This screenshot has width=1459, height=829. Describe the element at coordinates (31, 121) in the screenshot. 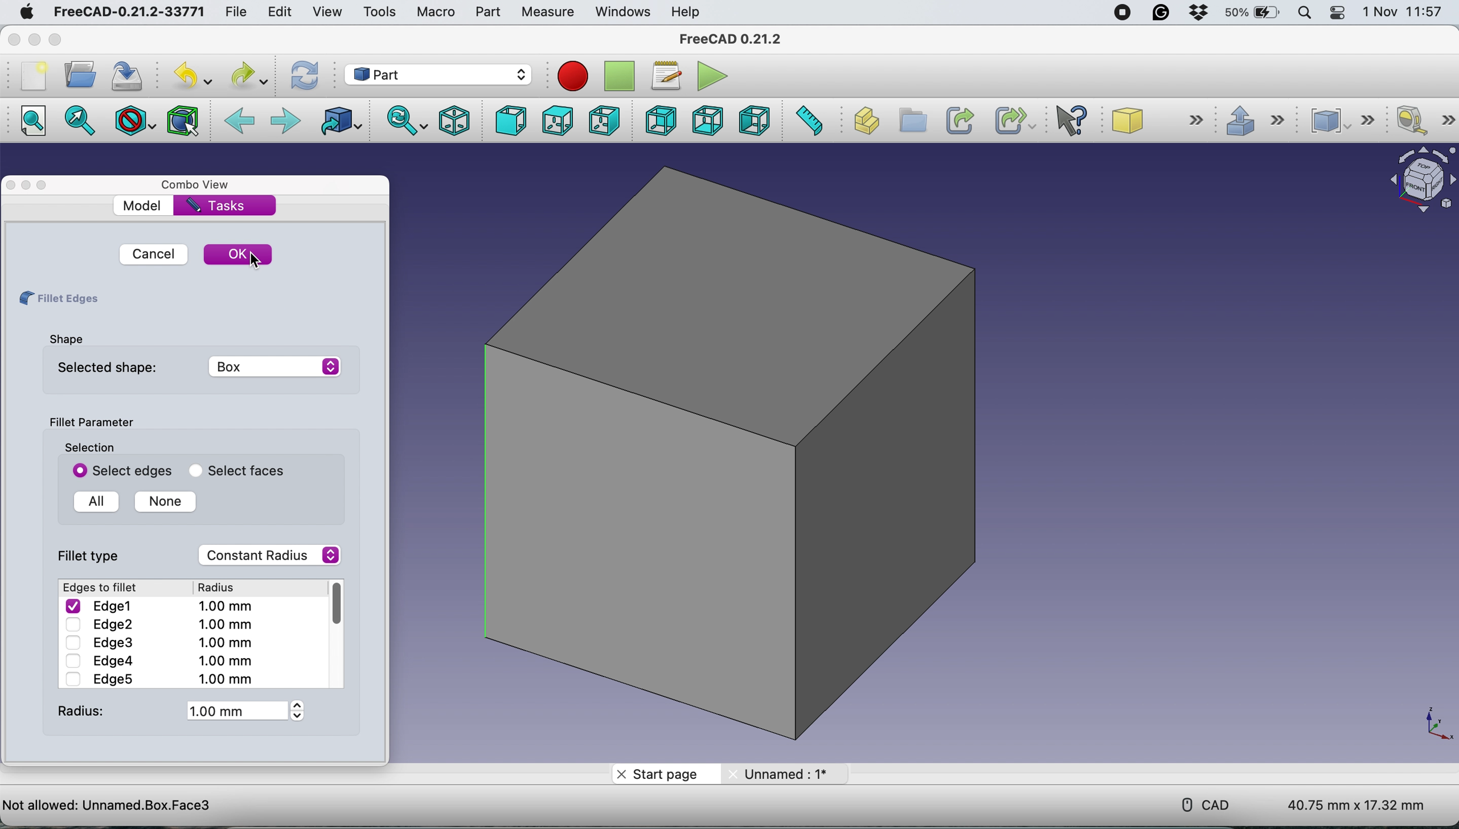

I see `fit all` at that location.